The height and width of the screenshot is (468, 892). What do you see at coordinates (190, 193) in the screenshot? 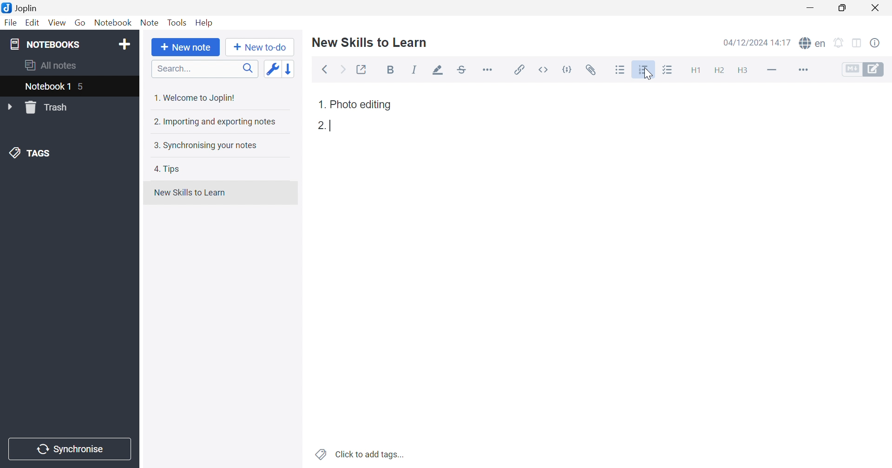
I see `New Skills to Learn` at bounding box center [190, 193].